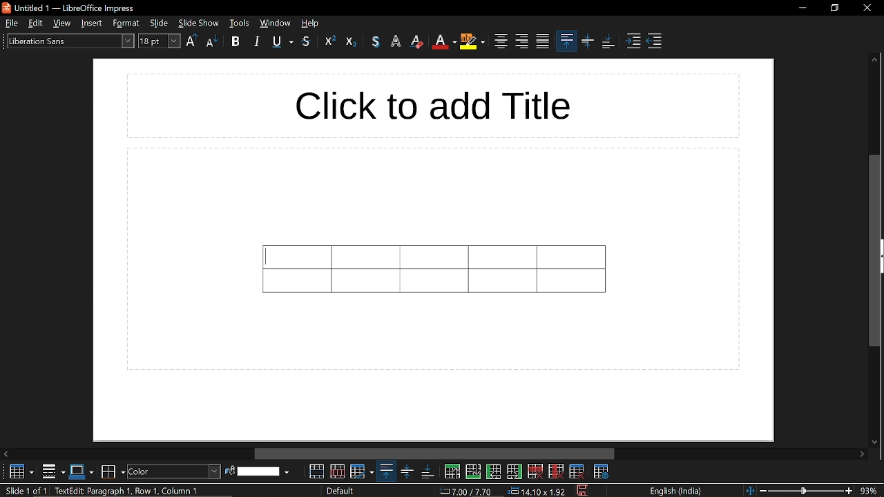  Describe the element at coordinates (113, 470) in the screenshot. I see `border color` at that location.